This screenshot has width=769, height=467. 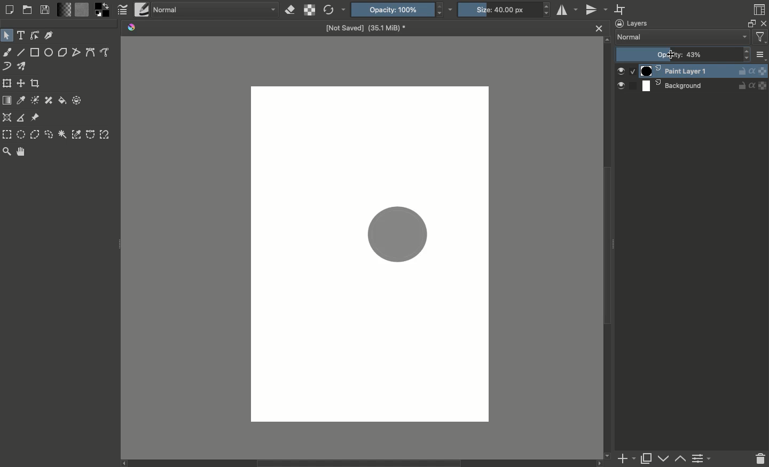 I want to click on alpha, so click(x=752, y=85).